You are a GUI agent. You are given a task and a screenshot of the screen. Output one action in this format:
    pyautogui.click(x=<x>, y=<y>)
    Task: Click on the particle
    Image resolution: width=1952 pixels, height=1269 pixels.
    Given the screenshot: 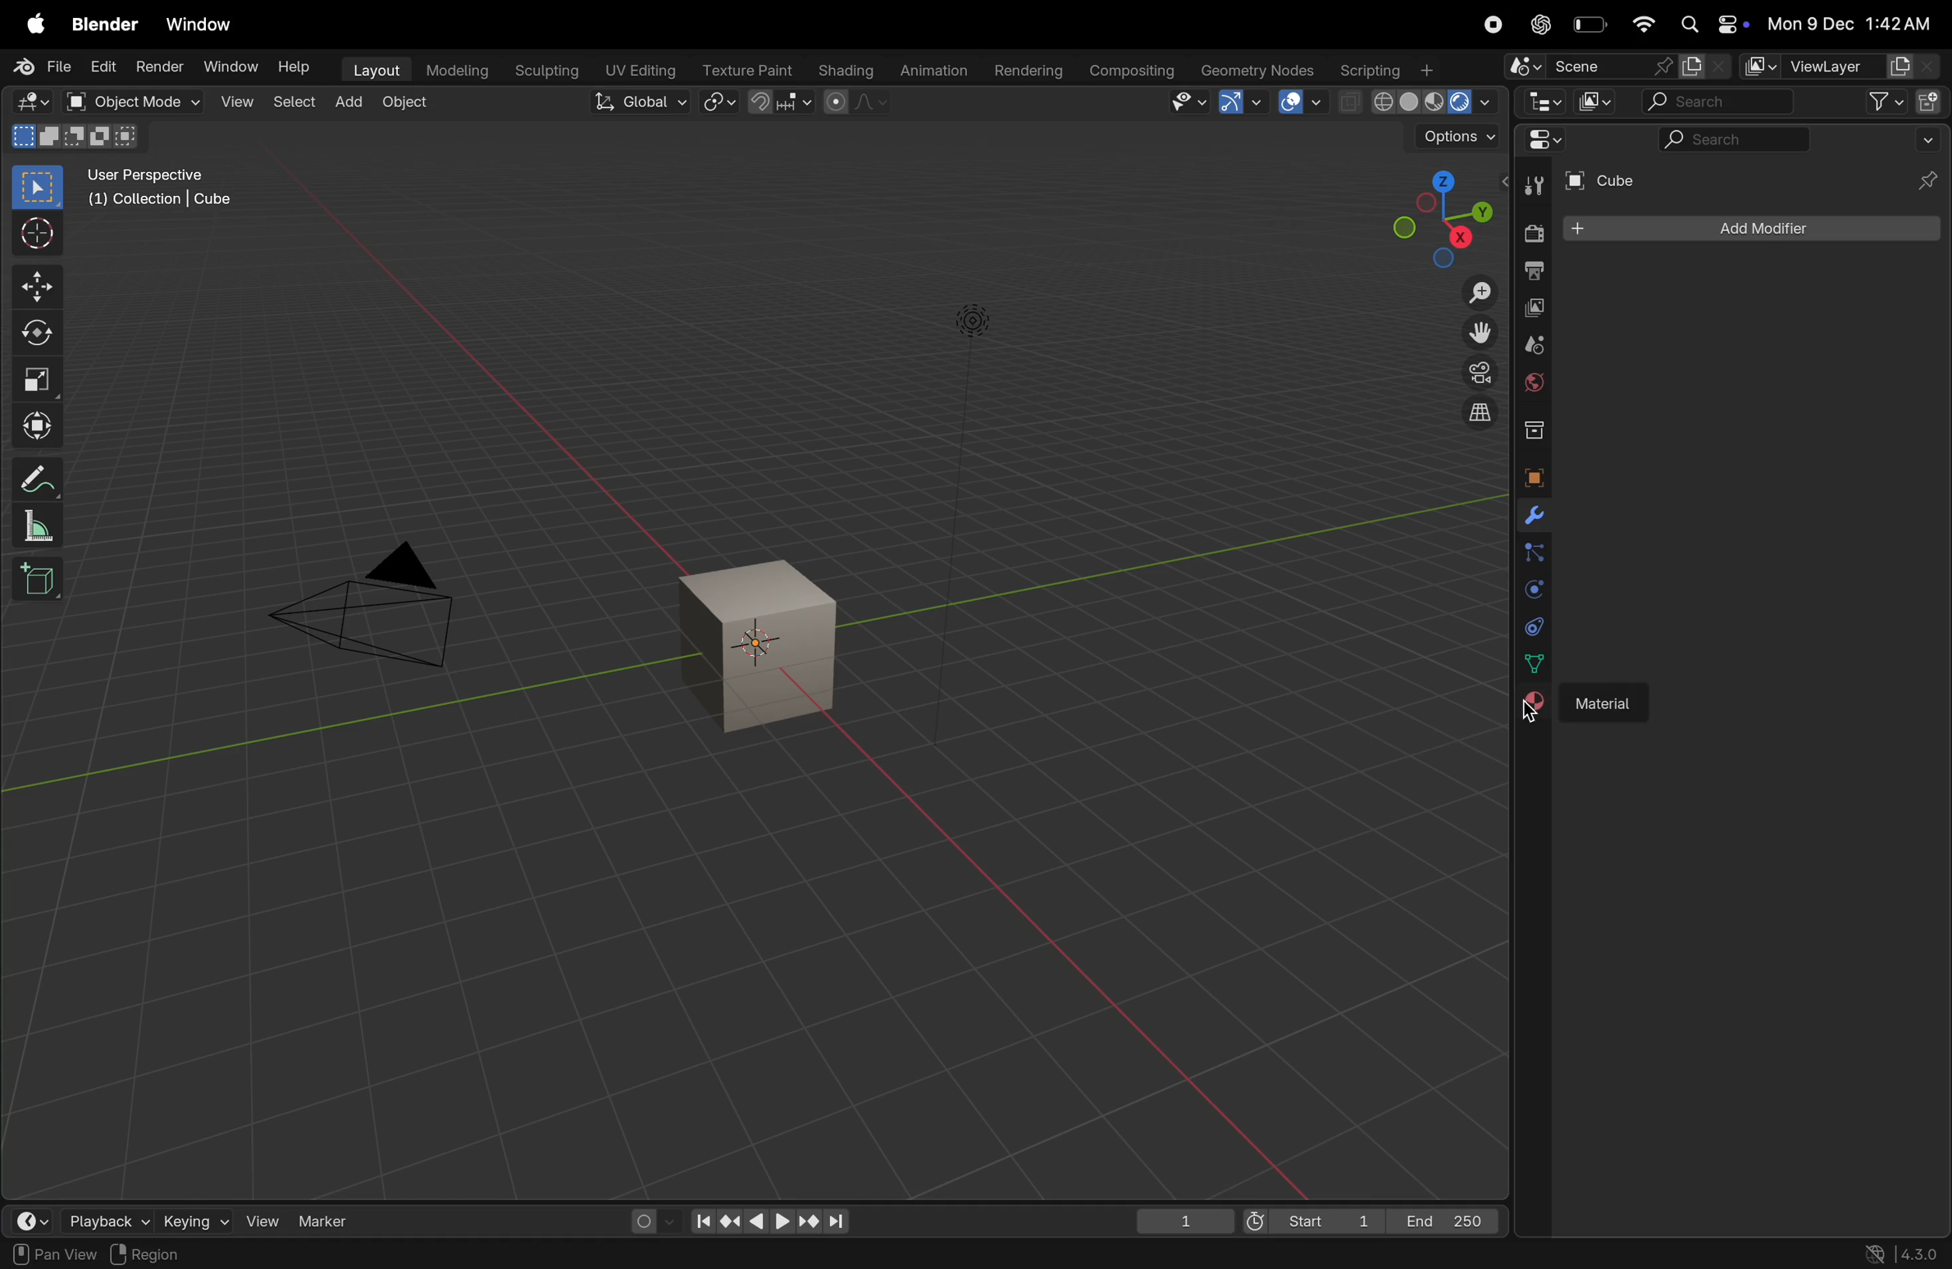 What is the action you would take?
    pyautogui.click(x=1533, y=554)
    